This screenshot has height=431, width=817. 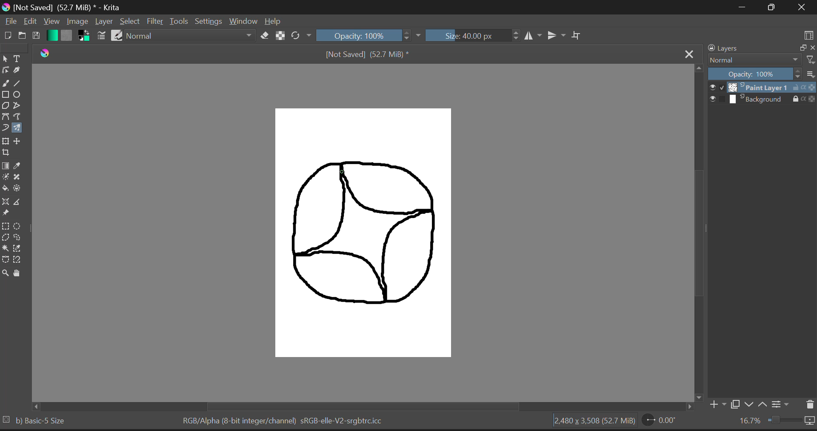 What do you see at coordinates (689, 407) in the screenshot?
I see `` at bounding box center [689, 407].